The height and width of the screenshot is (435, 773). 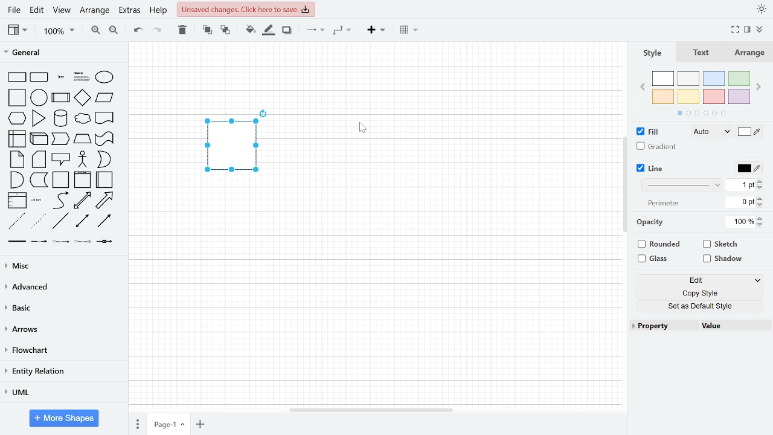 I want to click on insert, so click(x=376, y=30).